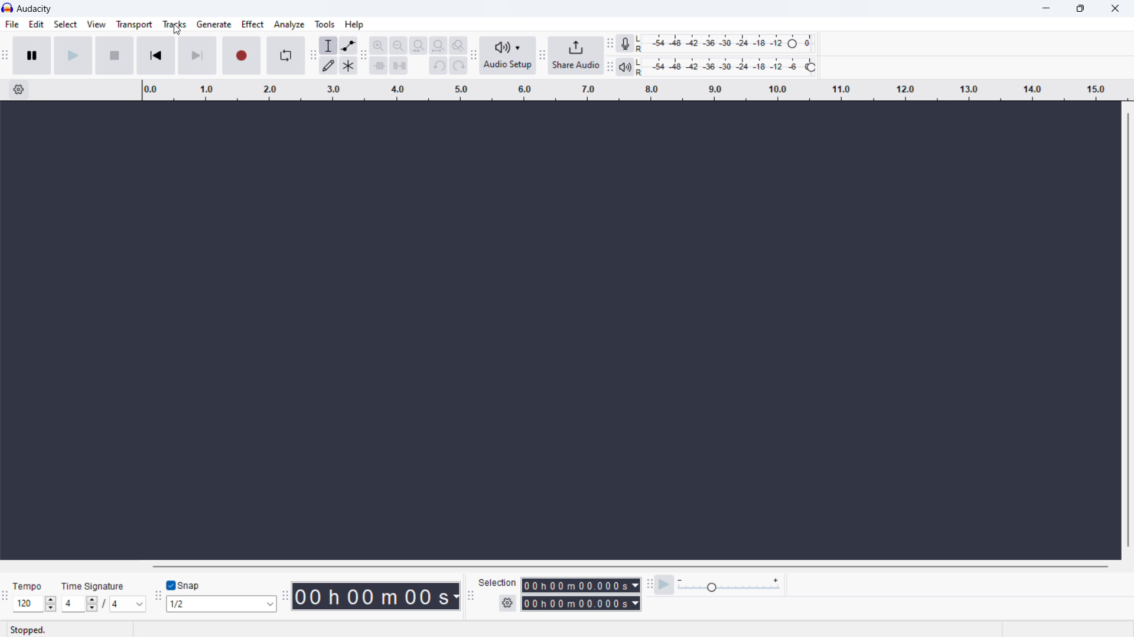 Image resolution: width=1134 pixels, height=637 pixels. Describe the element at coordinates (114, 55) in the screenshot. I see `stop` at that location.